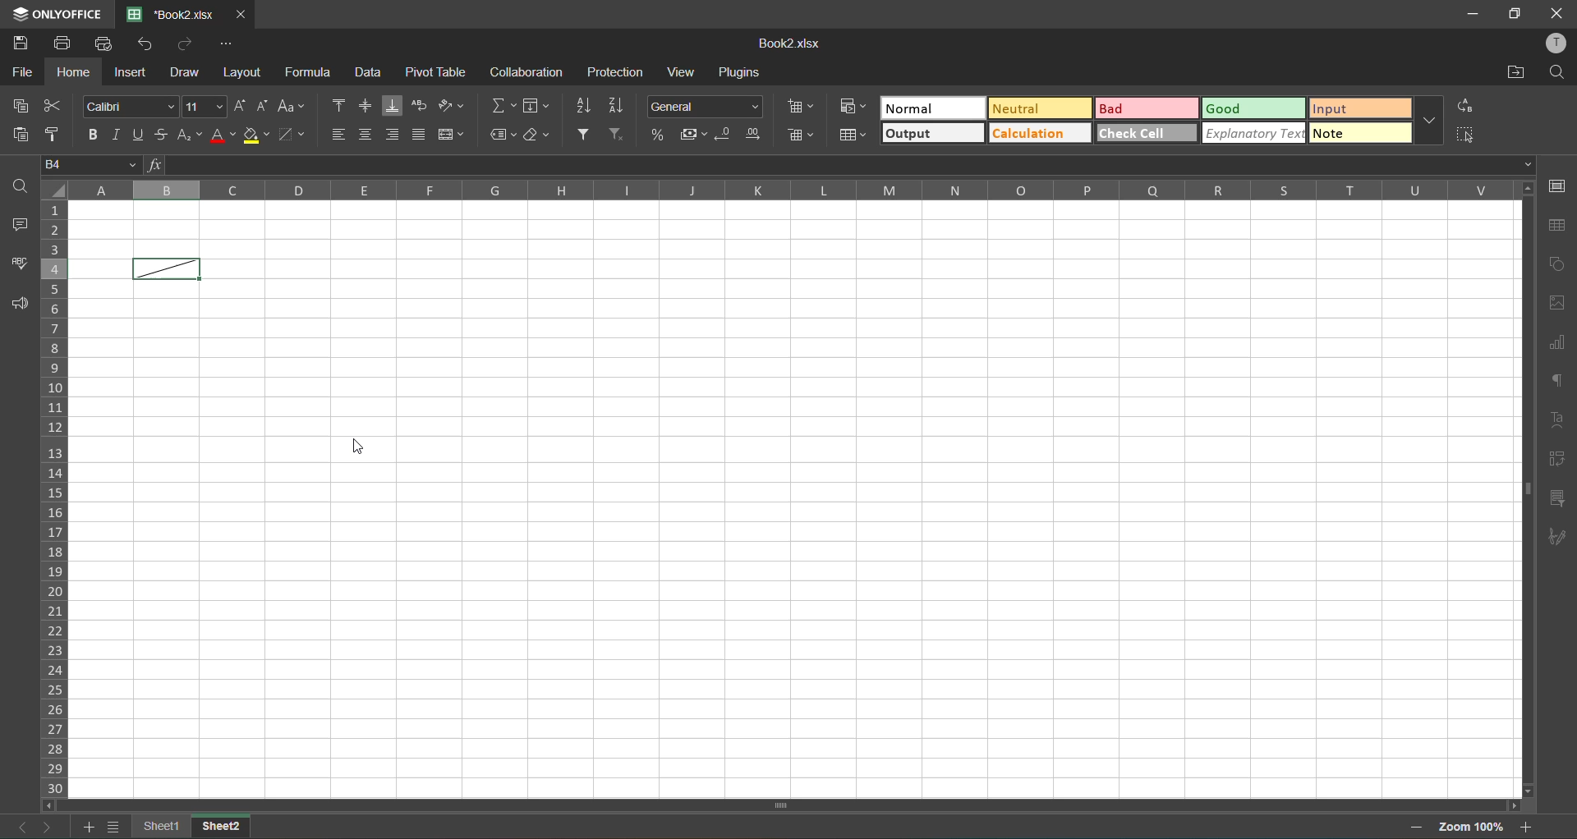 This screenshot has height=839, width=1577. I want to click on justified, so click(419, 133).